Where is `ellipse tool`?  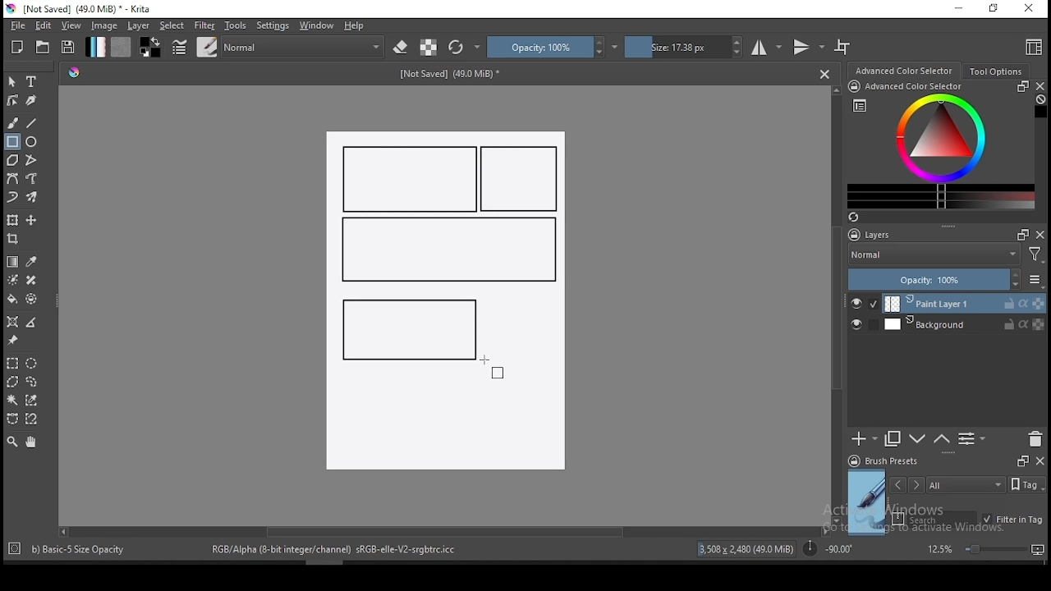 ellipse tool is located at coordinates (32, 140).